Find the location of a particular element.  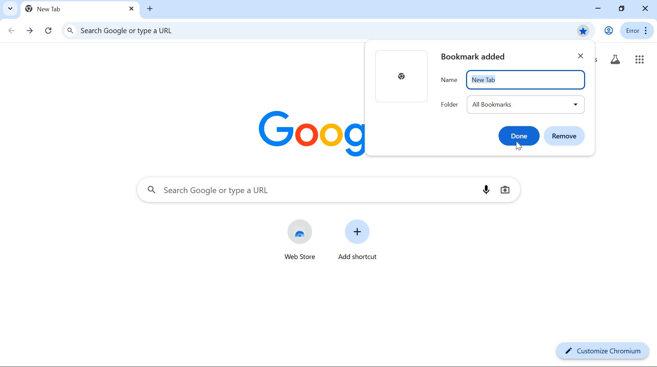

close is located at coordinates (580, 55).